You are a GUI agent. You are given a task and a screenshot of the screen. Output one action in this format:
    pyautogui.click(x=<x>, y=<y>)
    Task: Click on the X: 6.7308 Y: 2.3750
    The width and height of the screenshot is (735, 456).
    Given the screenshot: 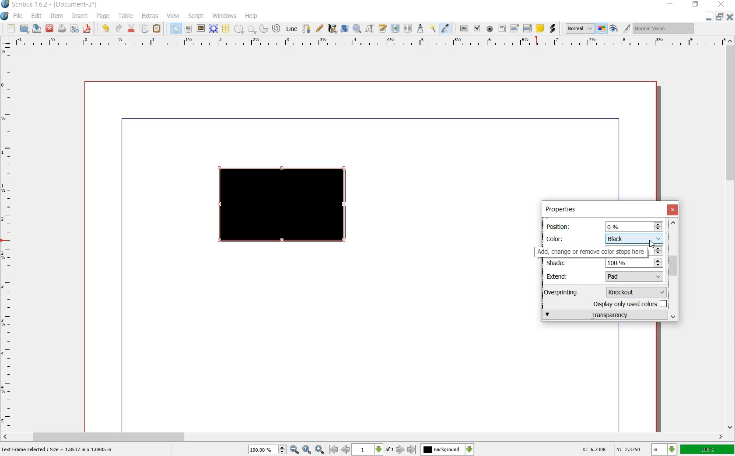 What is the action you would take?
    pyautogui.click(x=611, y=449)
    